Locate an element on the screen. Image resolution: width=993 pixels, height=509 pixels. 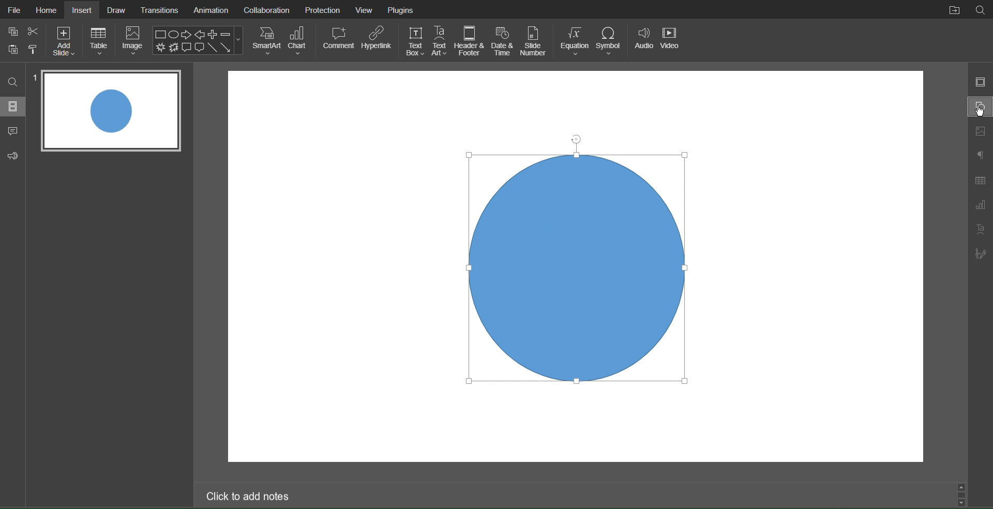
Date and Time is located at coordinates (503, 40).